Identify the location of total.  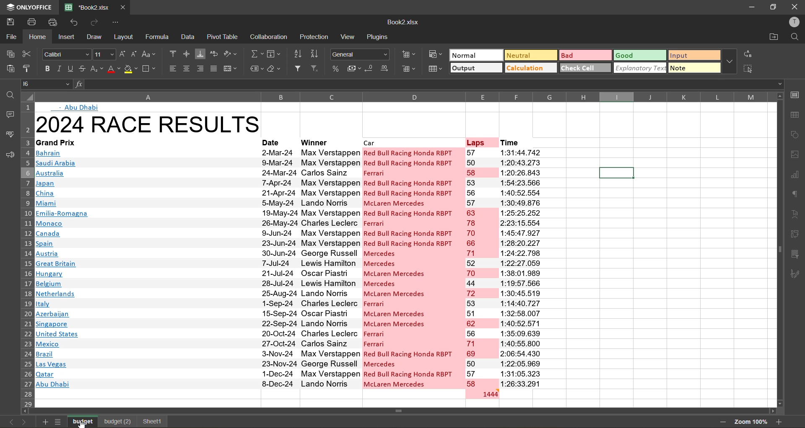
(482, 394).